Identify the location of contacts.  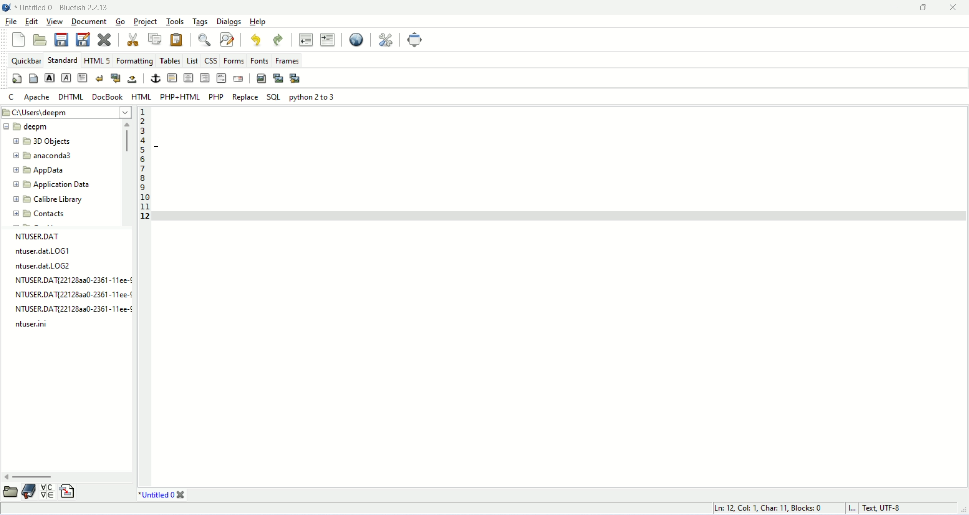
(61, 216).